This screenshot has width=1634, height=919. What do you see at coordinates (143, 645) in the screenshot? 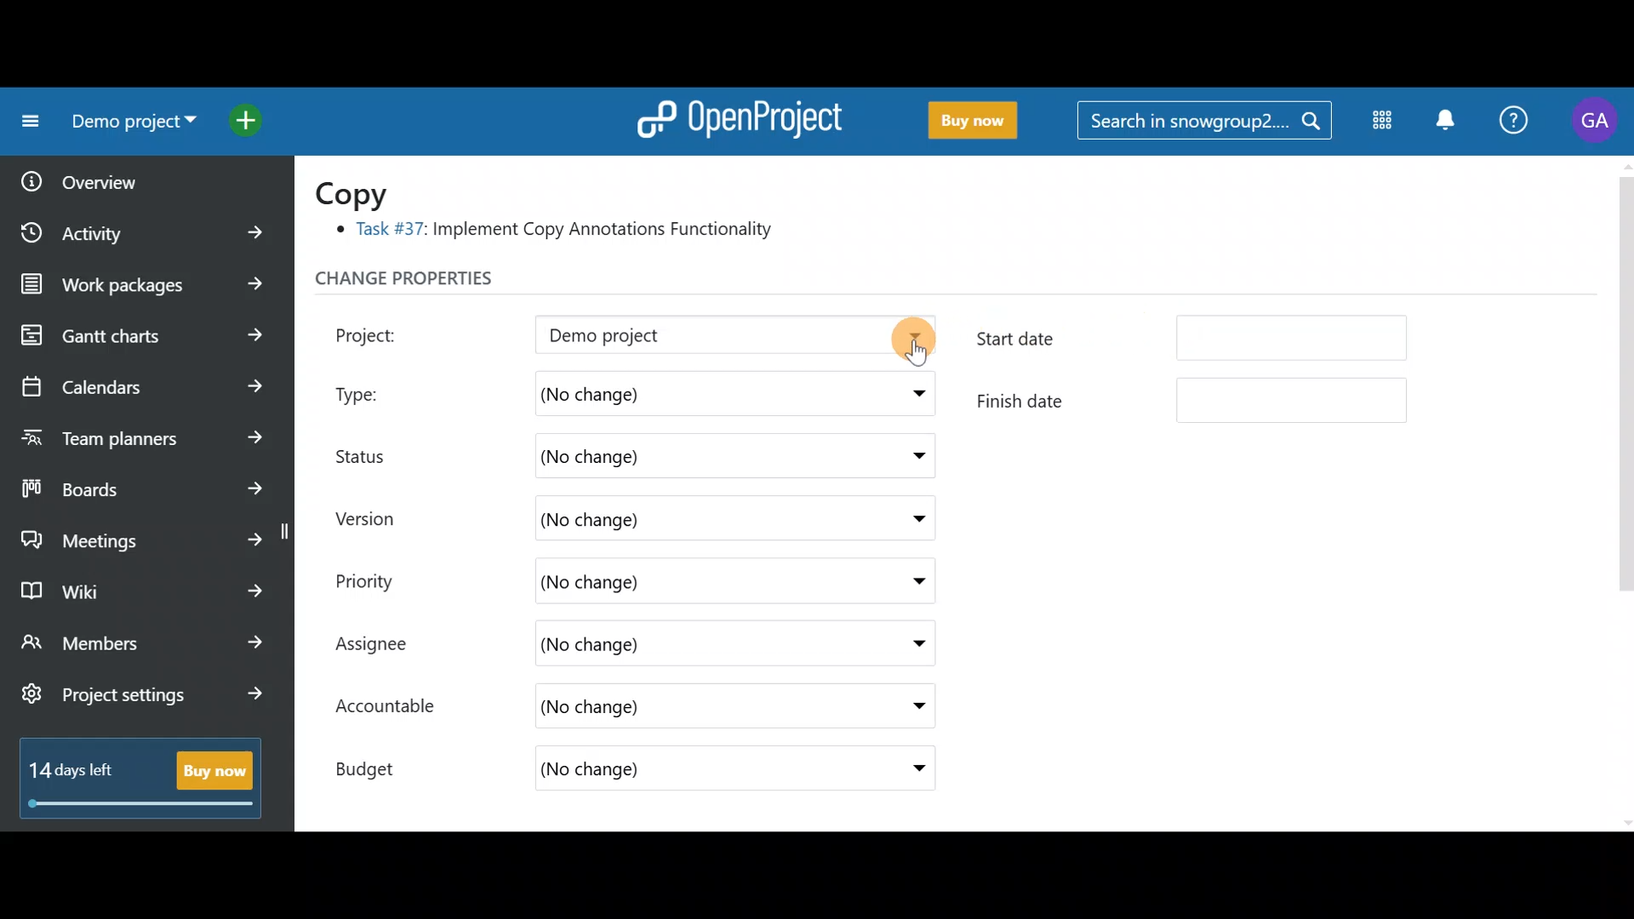
I see `Members` at bounding box center [143, 645].